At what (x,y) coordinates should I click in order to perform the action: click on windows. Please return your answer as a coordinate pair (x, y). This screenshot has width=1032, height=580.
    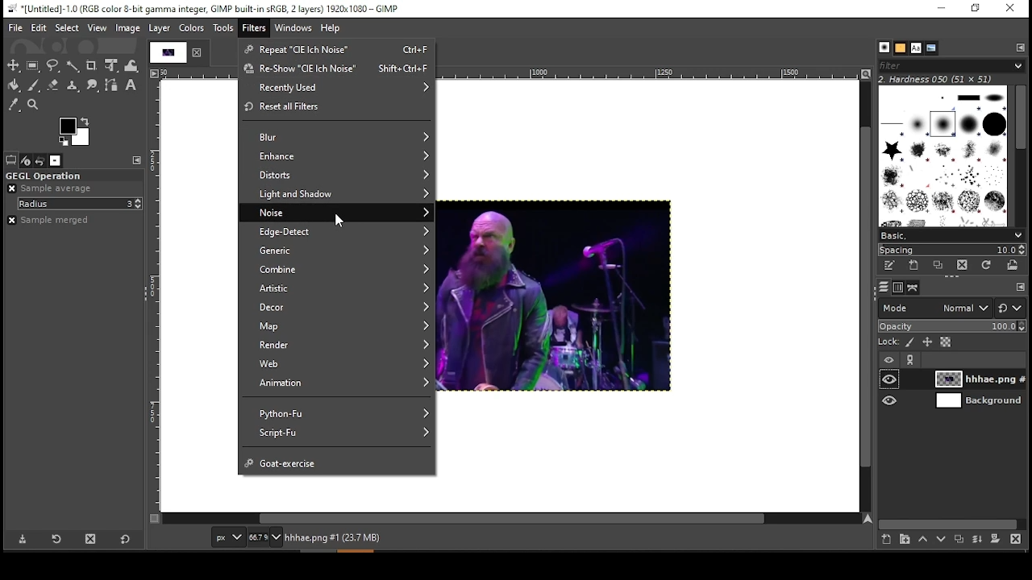
    Looking at the image, I should click on (294, 27).